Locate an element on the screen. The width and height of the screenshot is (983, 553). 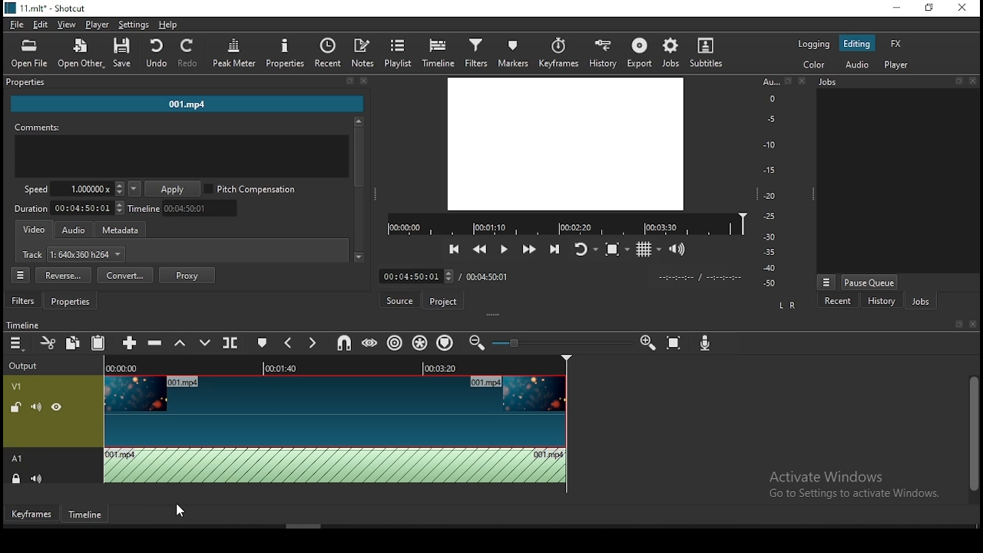
fx is located at coordinates (896, 44).